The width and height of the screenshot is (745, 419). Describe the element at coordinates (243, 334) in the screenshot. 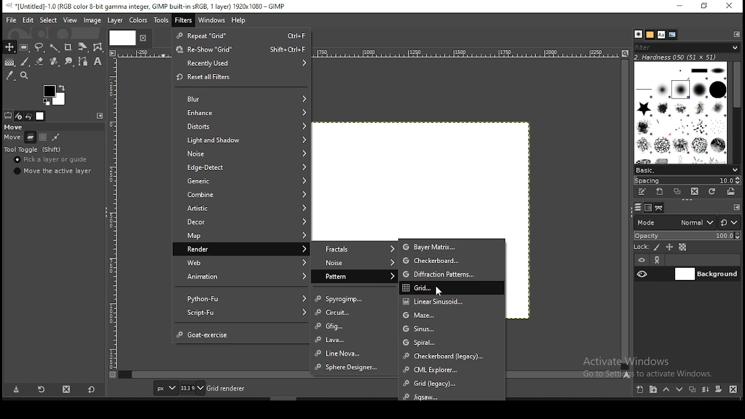

I see `goat exercise` at that location.